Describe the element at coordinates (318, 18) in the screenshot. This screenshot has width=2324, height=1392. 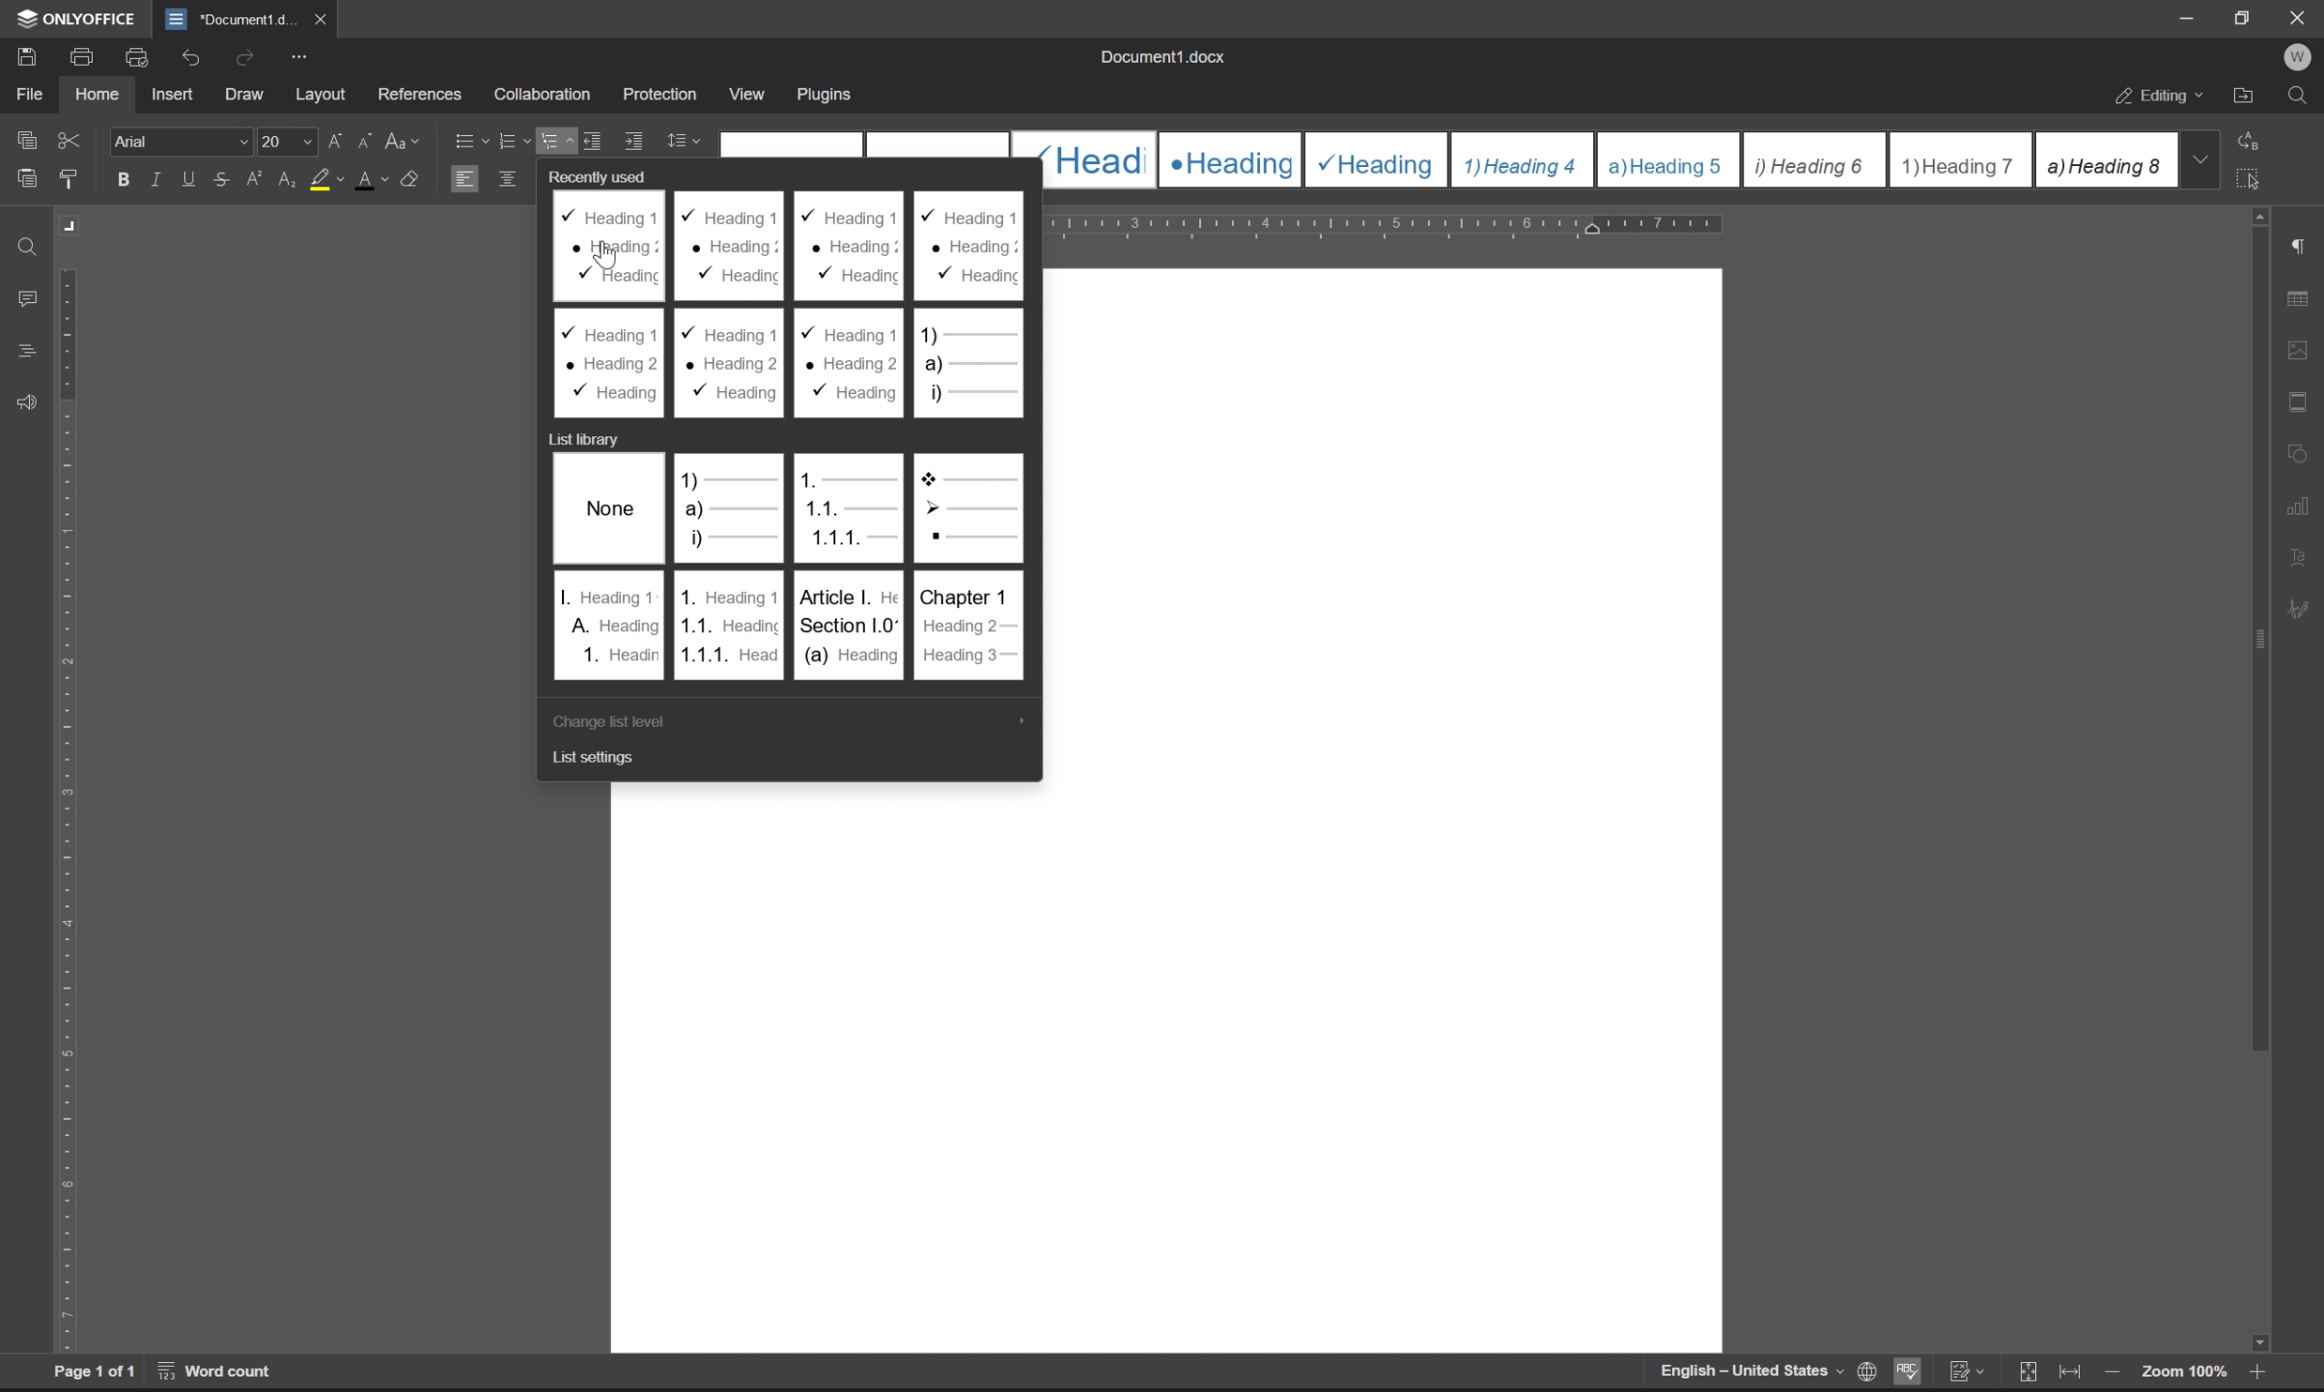
I see `close` at that location.